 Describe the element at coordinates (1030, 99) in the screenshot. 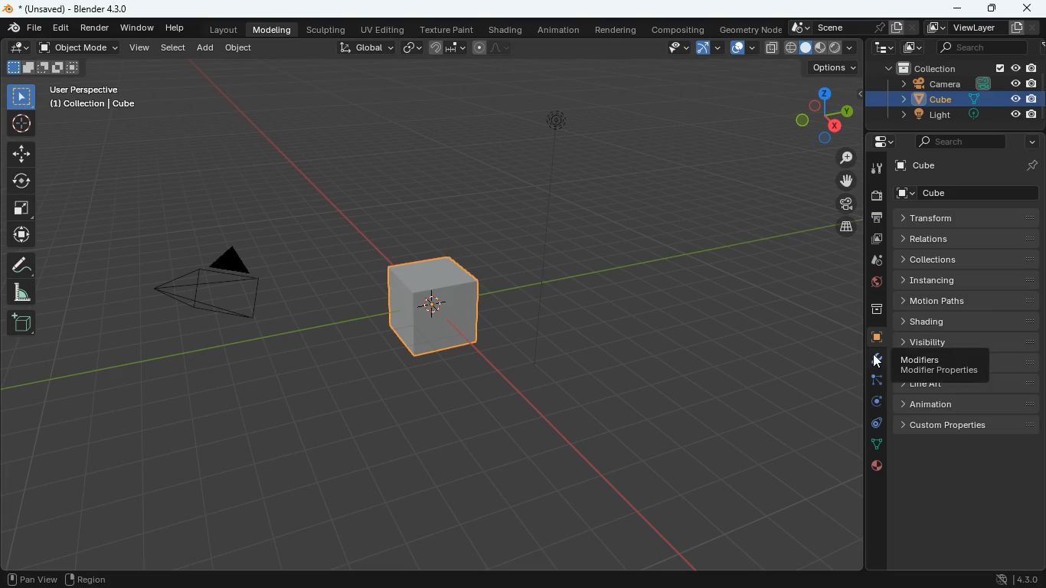

I see `` at that location.